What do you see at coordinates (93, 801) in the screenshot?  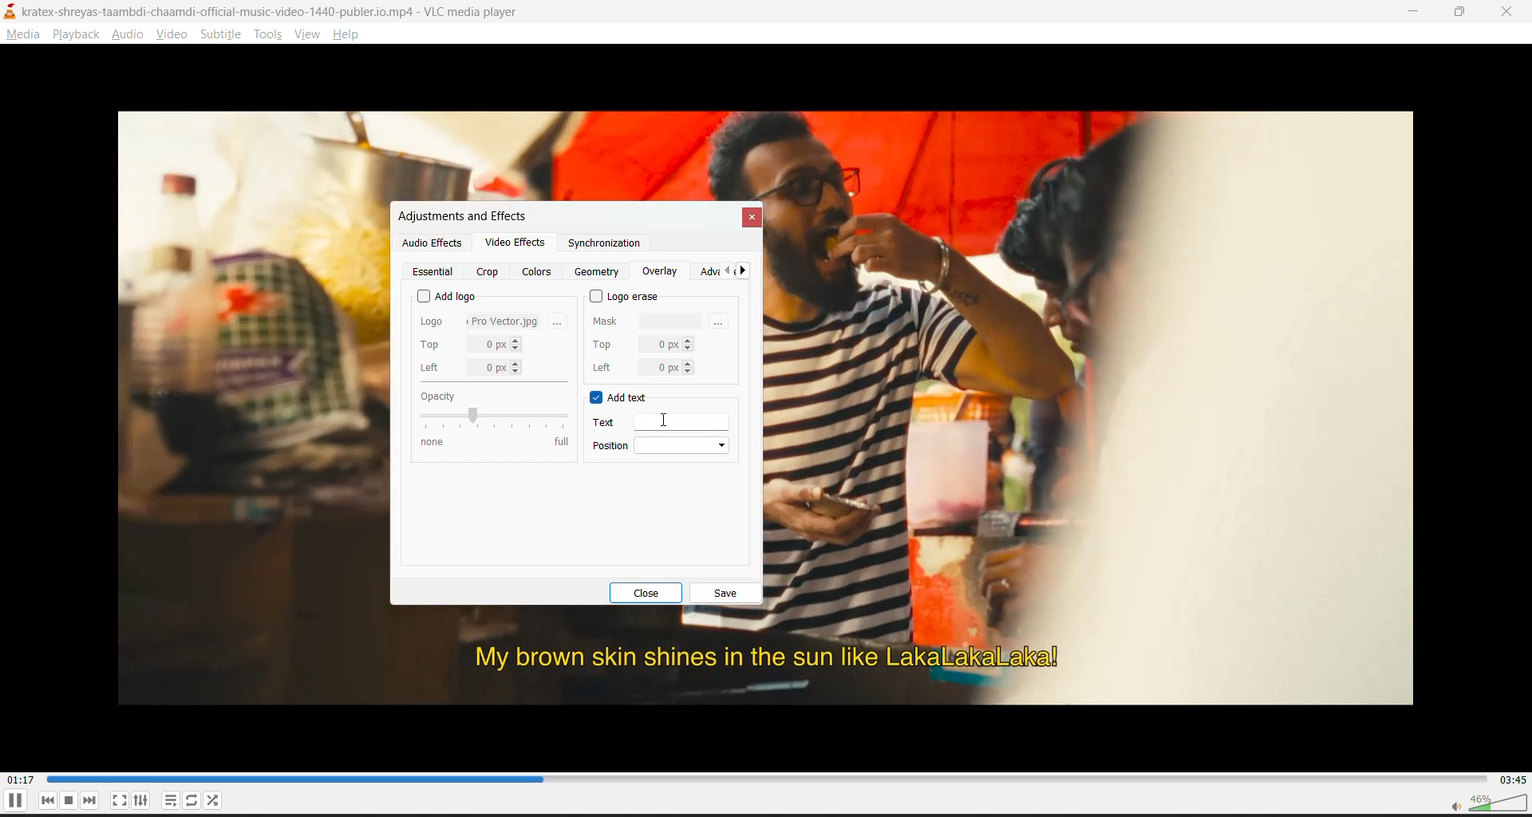 I see `next` at bounding box center [93, 801].